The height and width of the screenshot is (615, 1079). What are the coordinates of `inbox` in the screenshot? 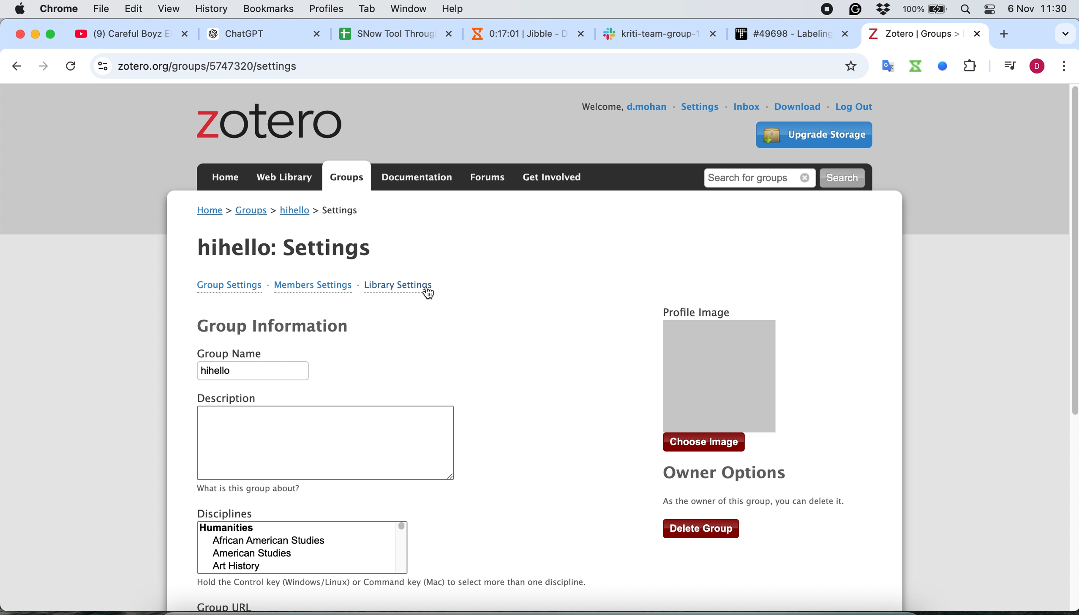 It's located at (748, 107).